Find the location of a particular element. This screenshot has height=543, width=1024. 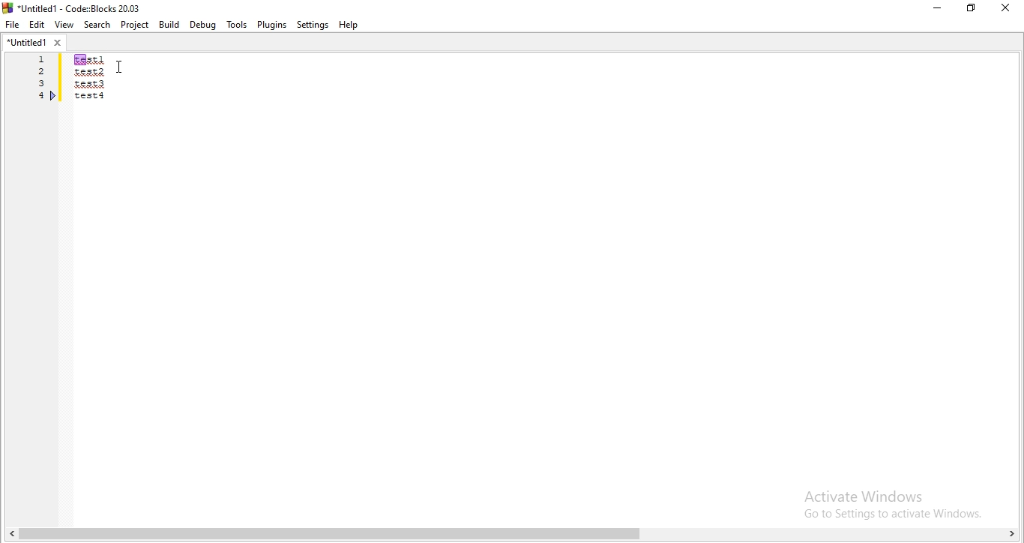

scroll bar is located at coordinates (512, 533).